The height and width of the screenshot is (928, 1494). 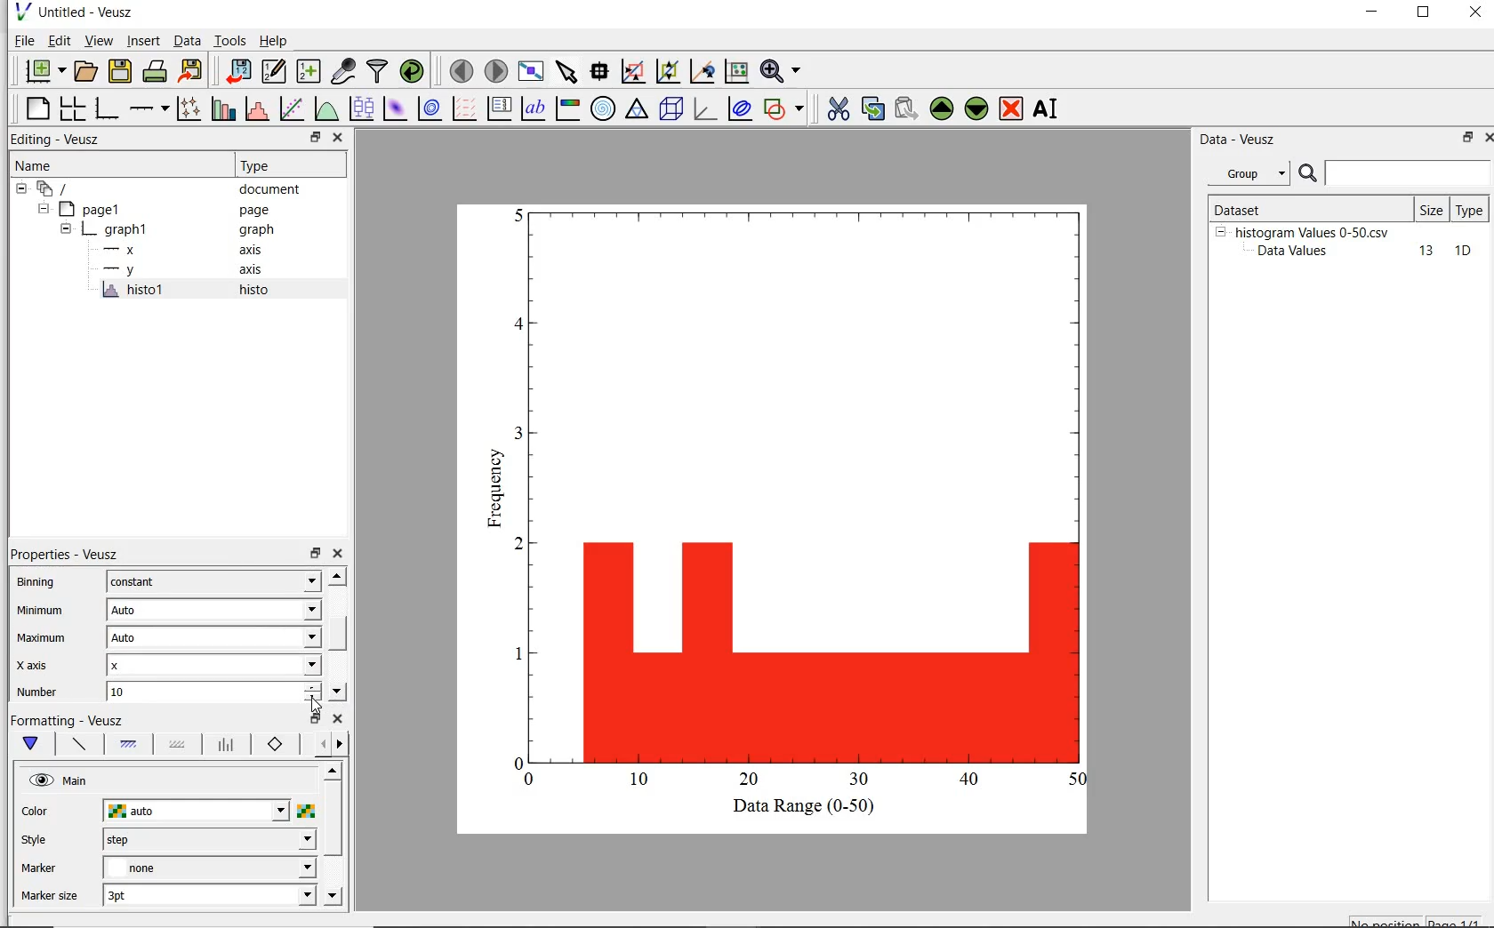 I want to click on move down the selected widget, so click(x=976, y=111).